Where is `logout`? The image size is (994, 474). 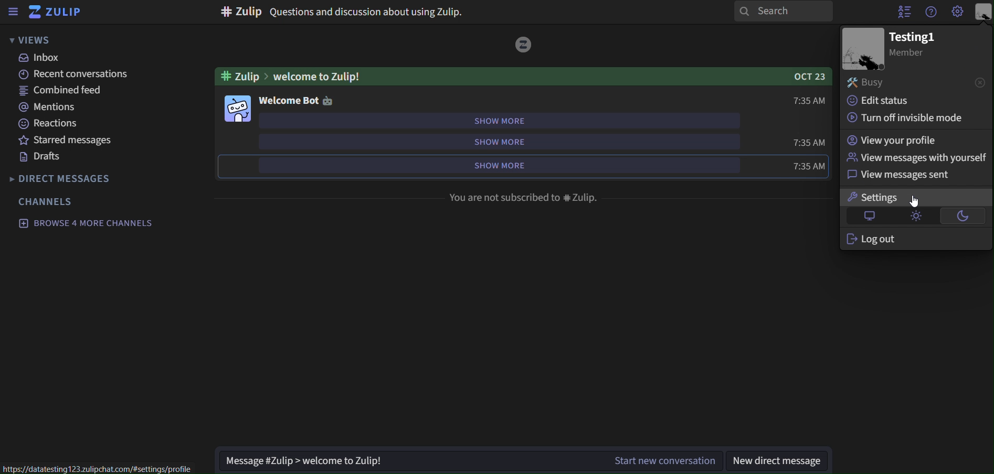
logout is located at coordinates (884, 239).